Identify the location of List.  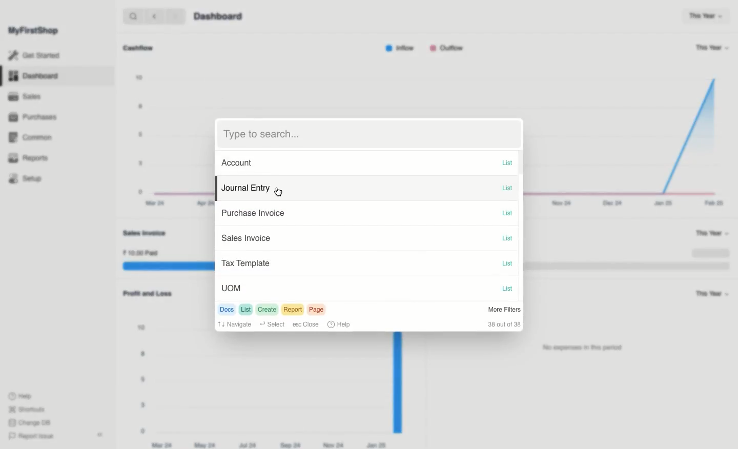
(507, 290).